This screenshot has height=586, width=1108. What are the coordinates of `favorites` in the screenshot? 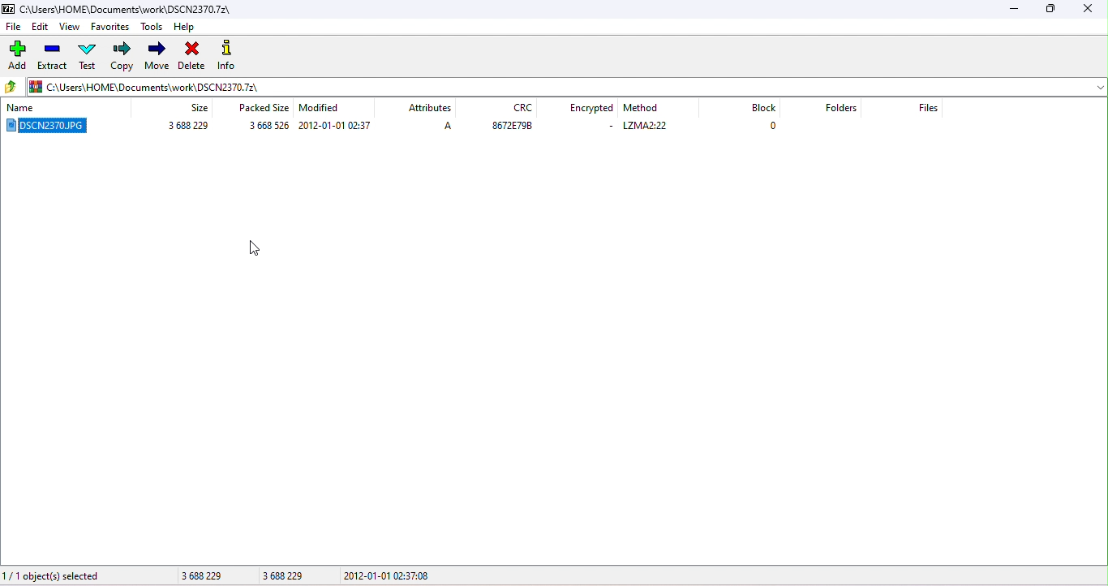 It's located at (111, 27).